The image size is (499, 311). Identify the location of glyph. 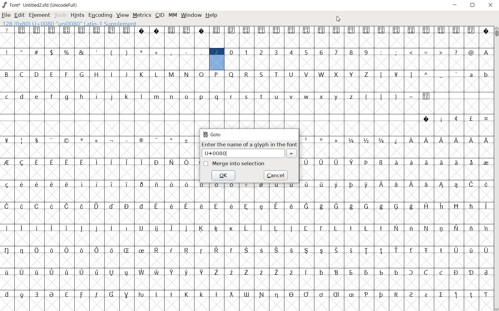
(426, 228).